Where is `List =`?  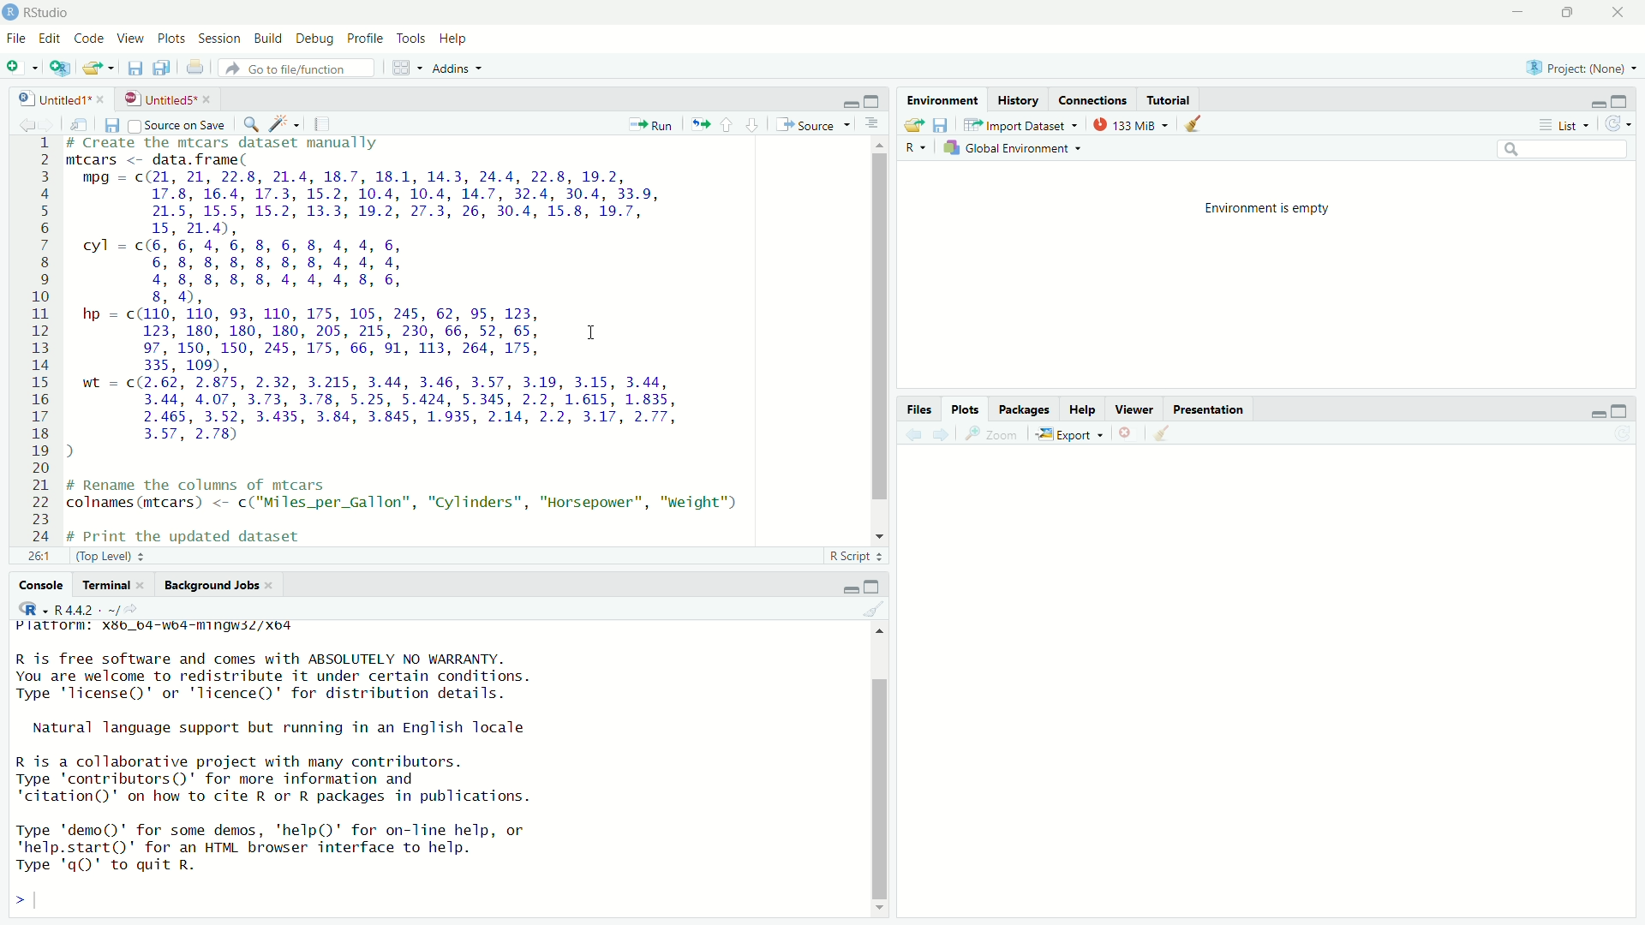 List = is located at coordinates (1562, 124).